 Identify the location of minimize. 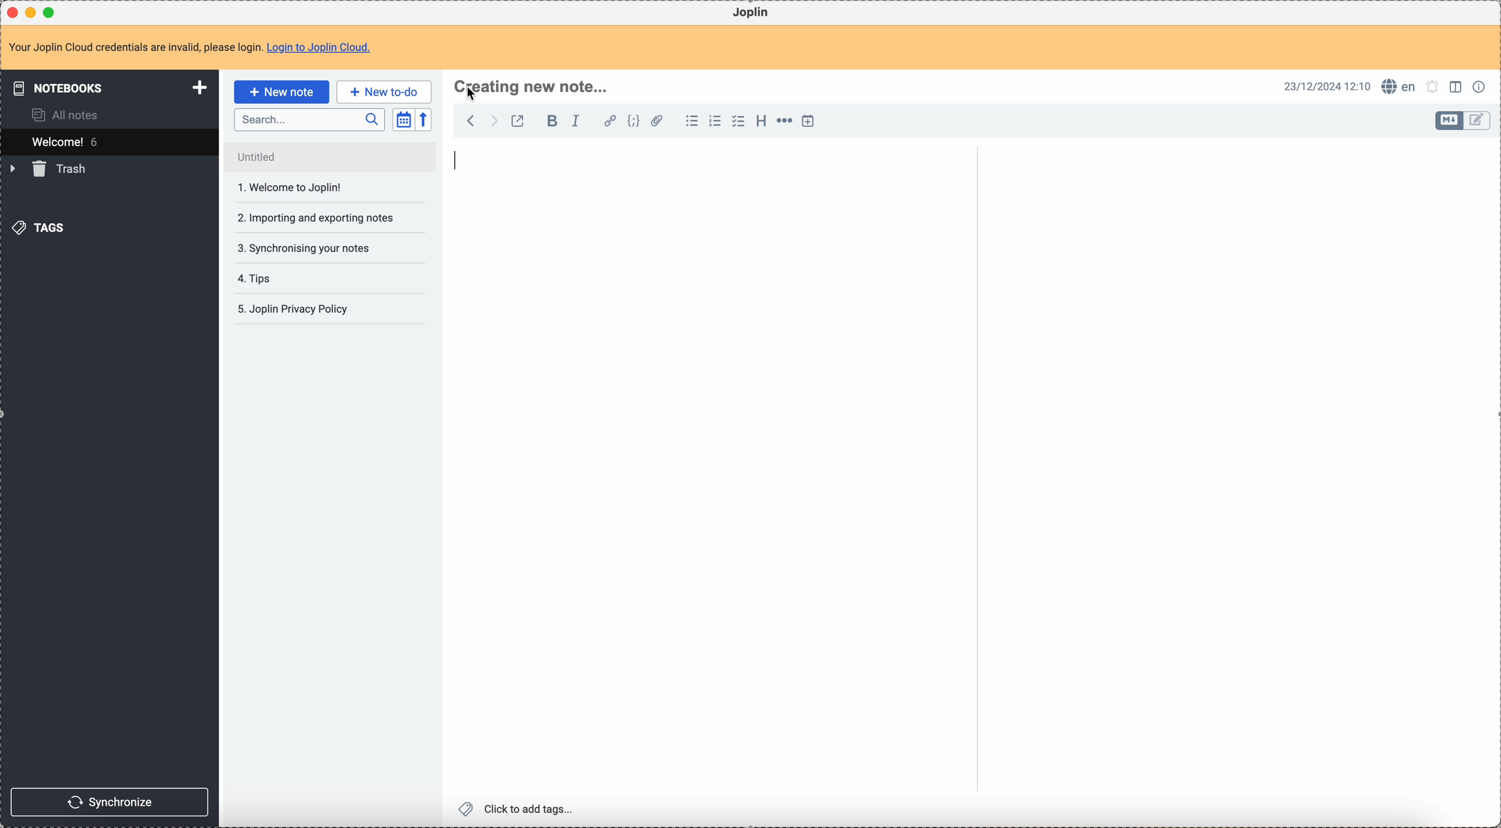
(33, 12).